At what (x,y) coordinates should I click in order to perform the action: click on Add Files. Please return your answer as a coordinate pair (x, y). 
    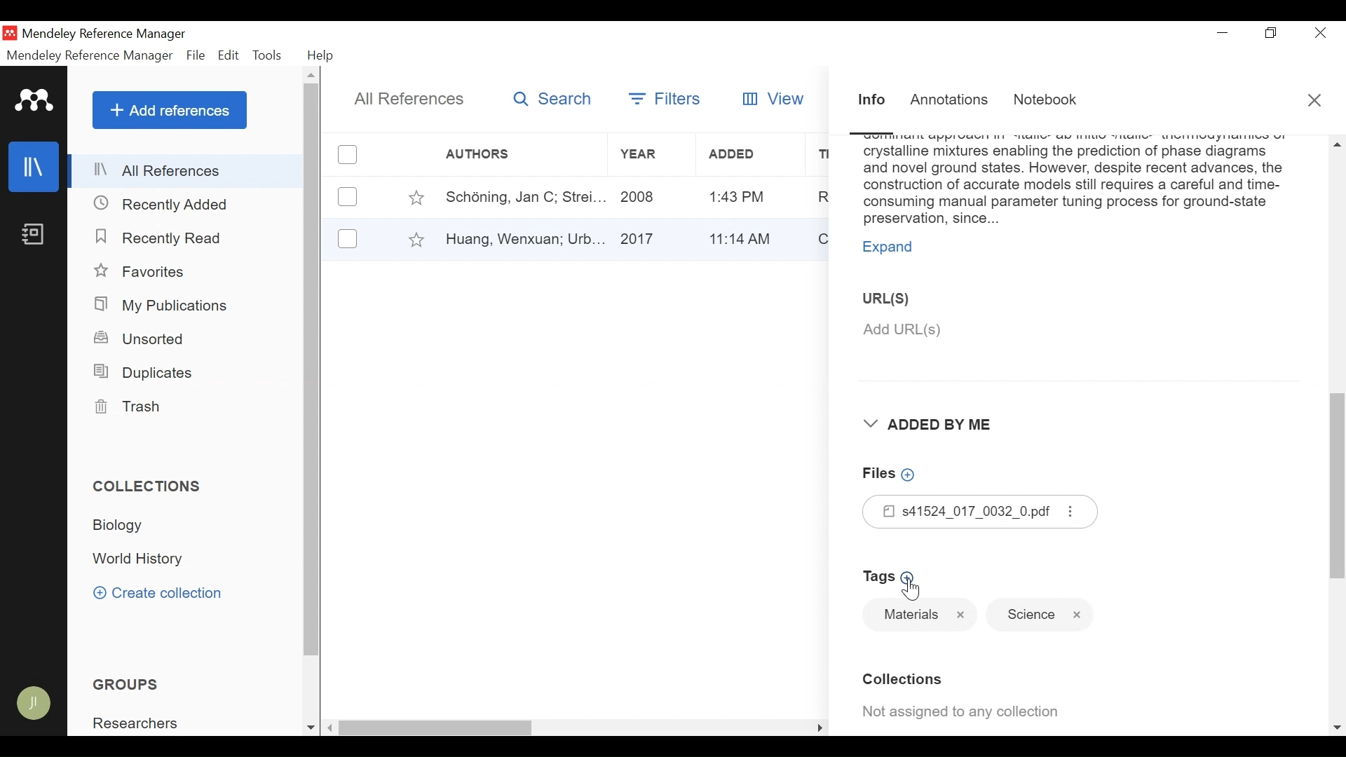
    Looking at the image, I should click on (891, 474).